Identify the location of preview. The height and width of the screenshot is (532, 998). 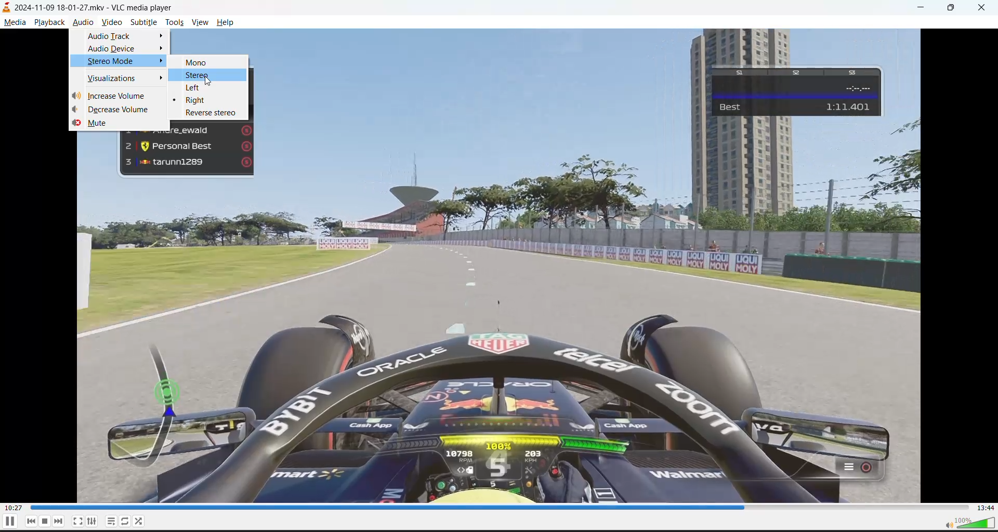
(904, 128).